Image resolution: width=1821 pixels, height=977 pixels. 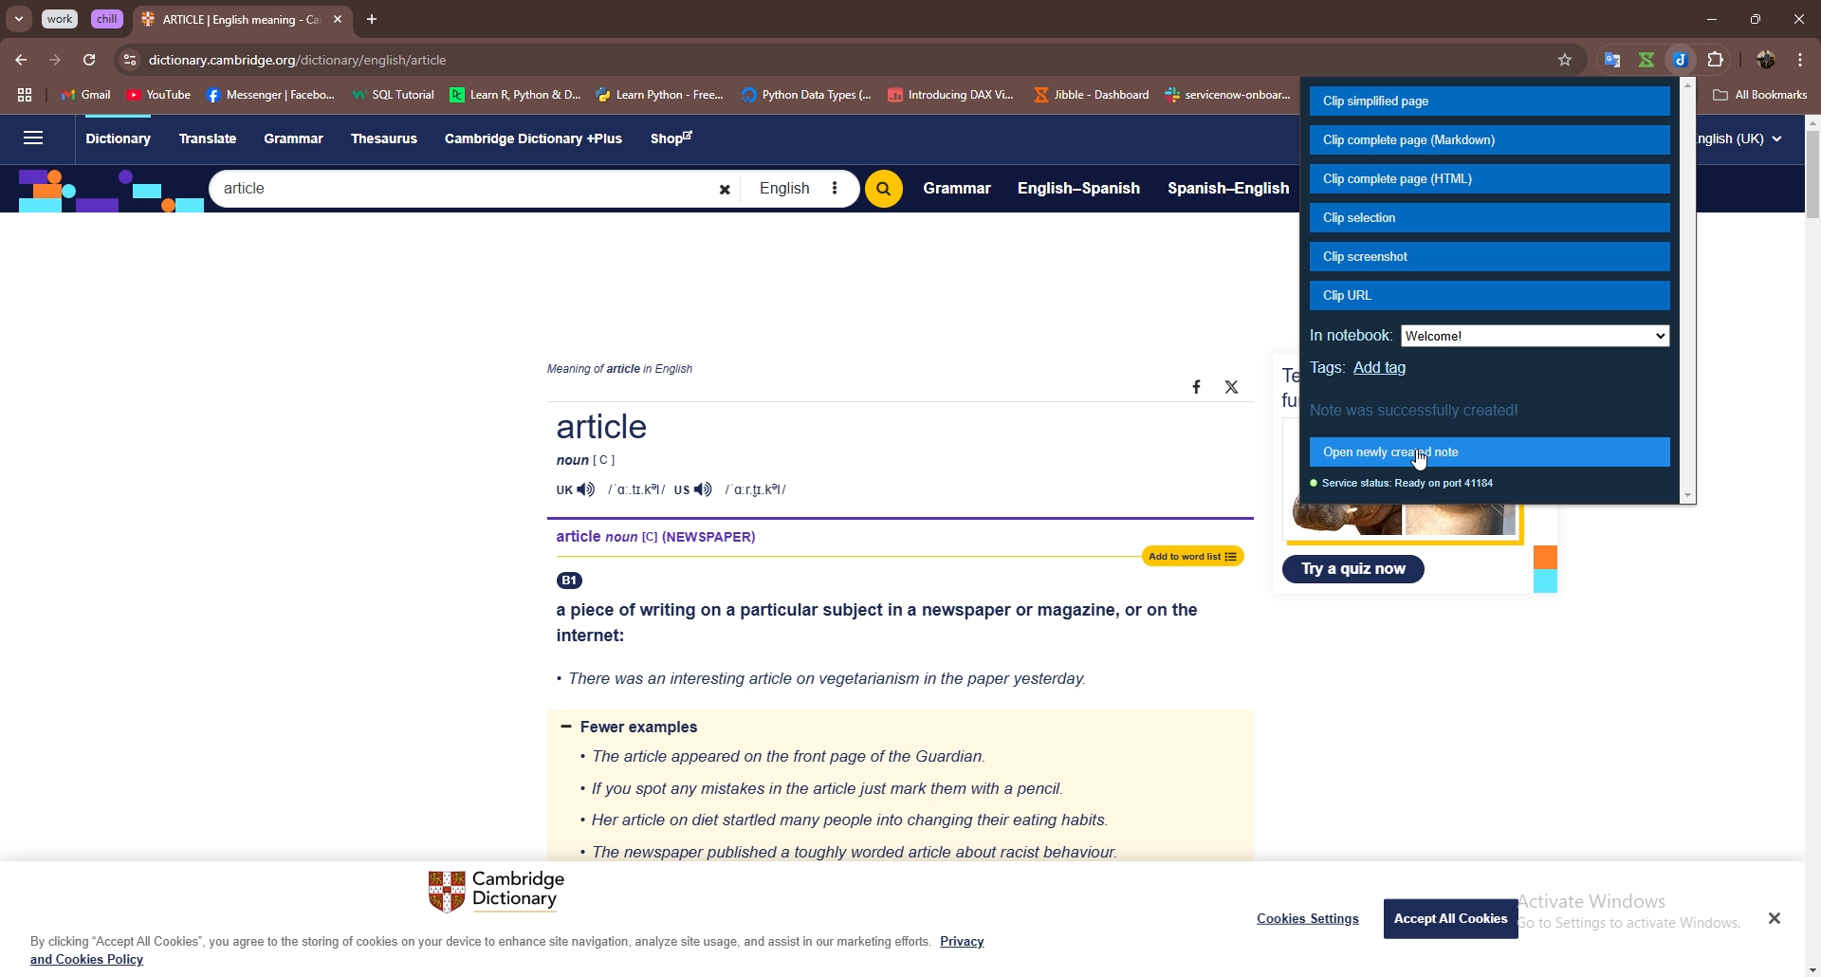 What do you see at coordinates (21, 60) in the screenshot?
I see `back` at bounding box center [21, 60].